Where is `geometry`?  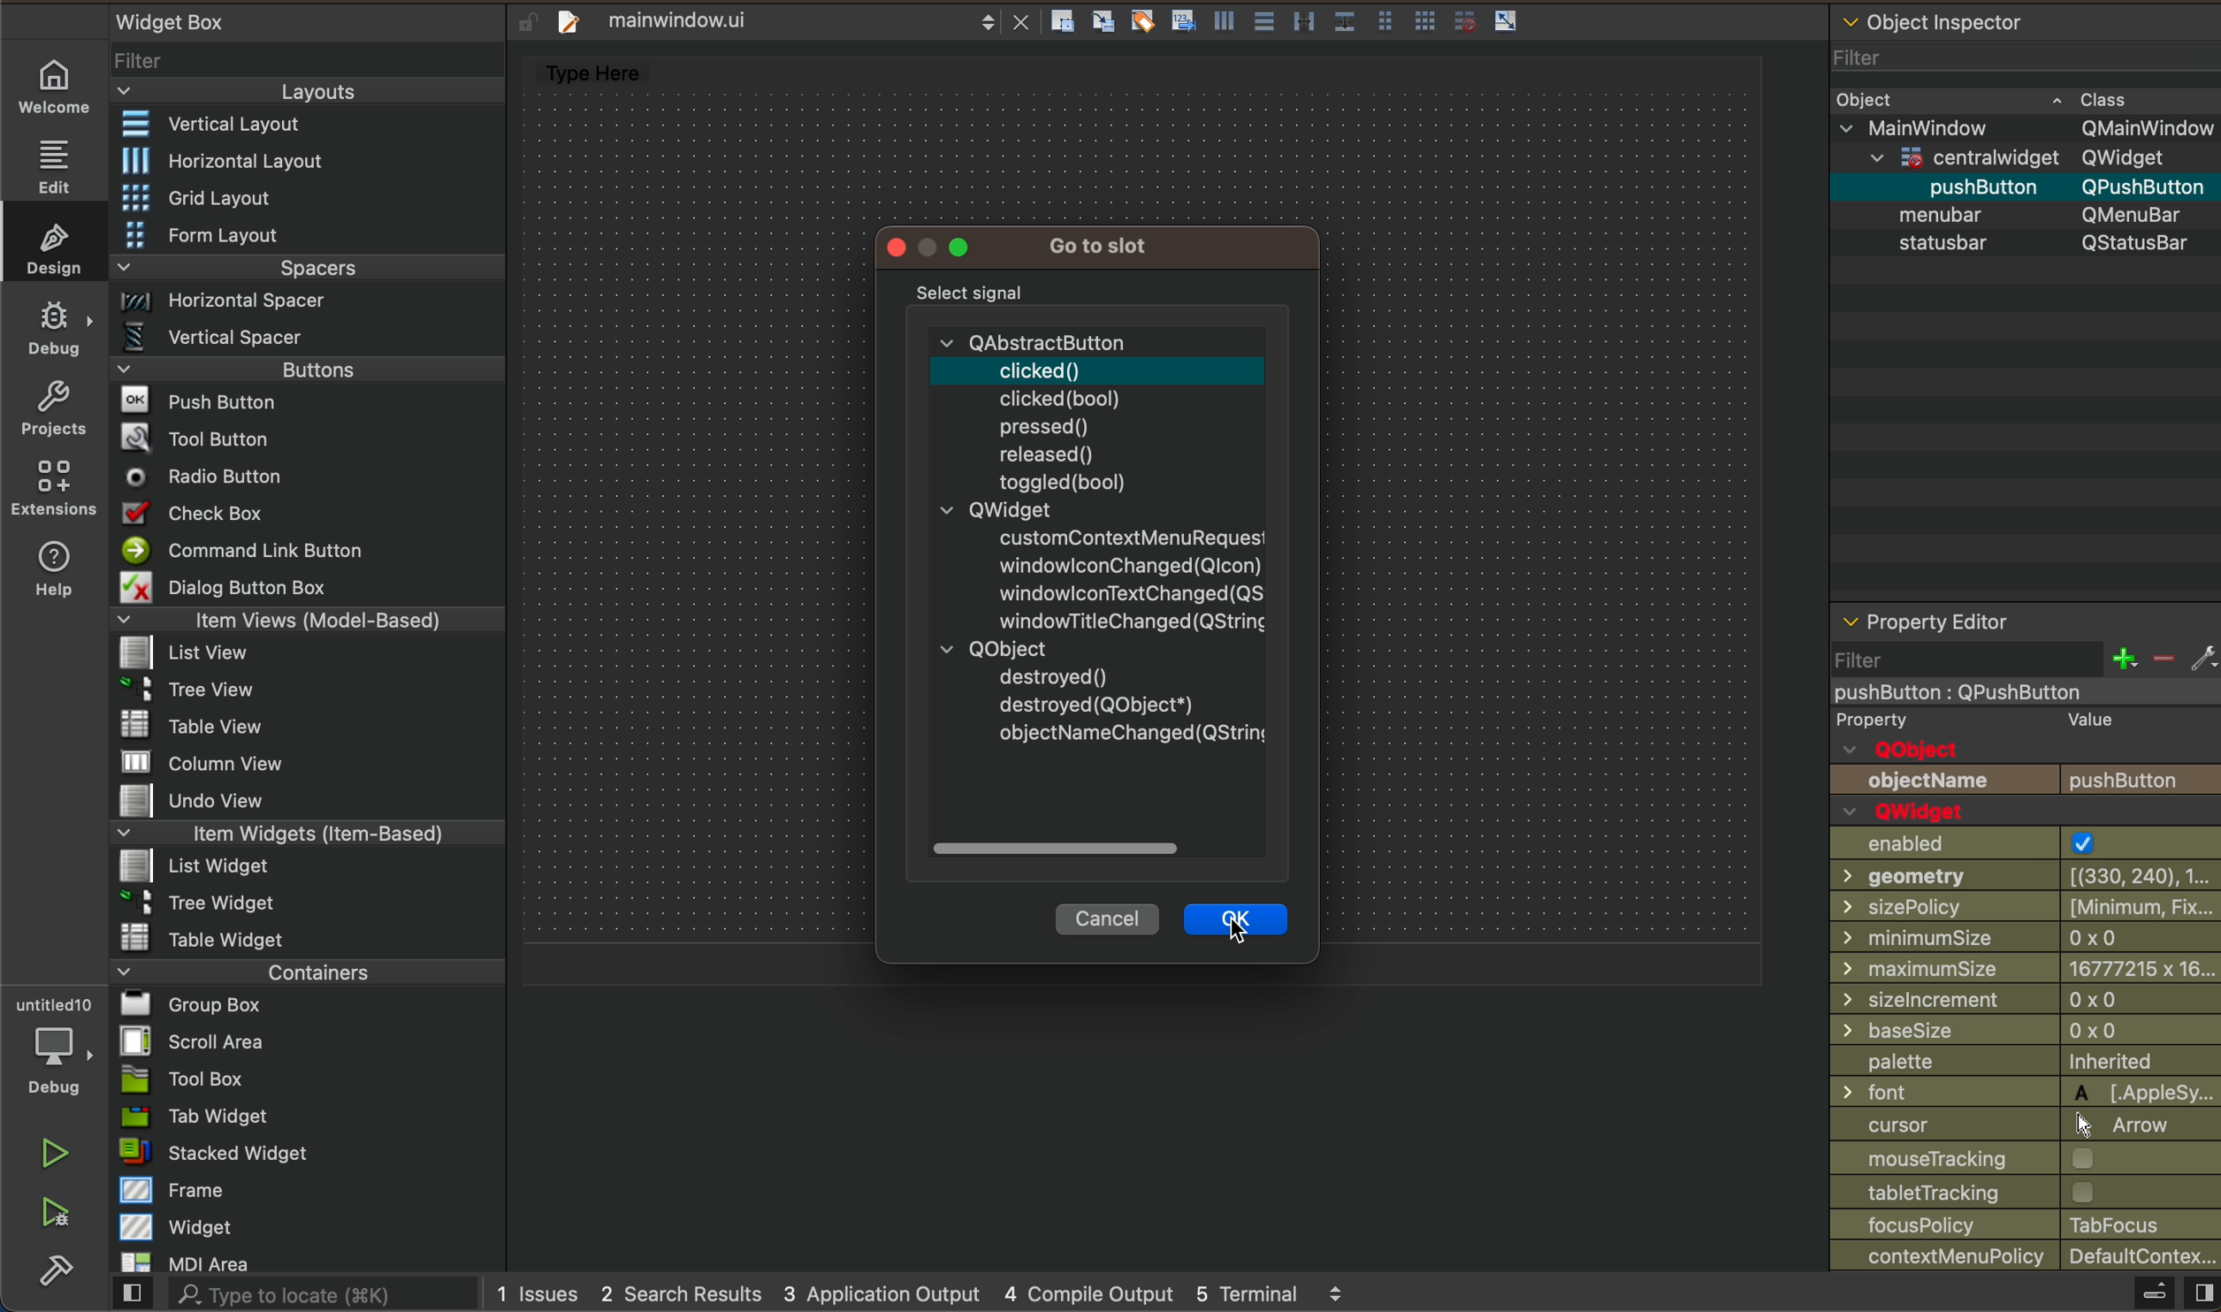
geometry is located at coordinates (2022, 877).